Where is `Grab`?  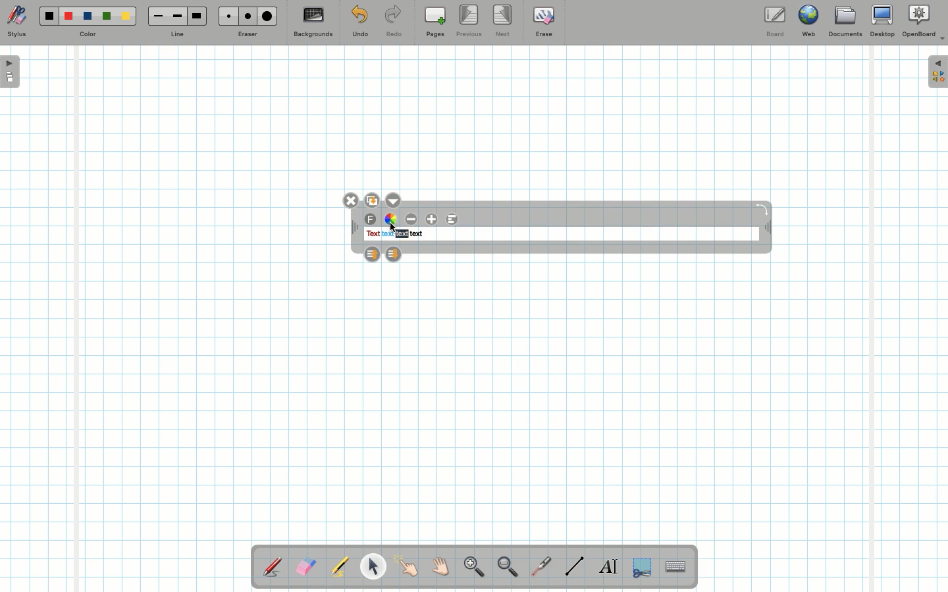 Grab is located at coordinates (441, 568).